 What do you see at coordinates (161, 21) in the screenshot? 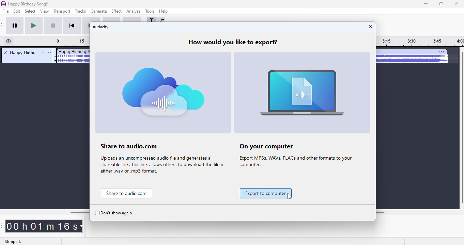
I see `envelope tool` at bounding box center [161, 21].